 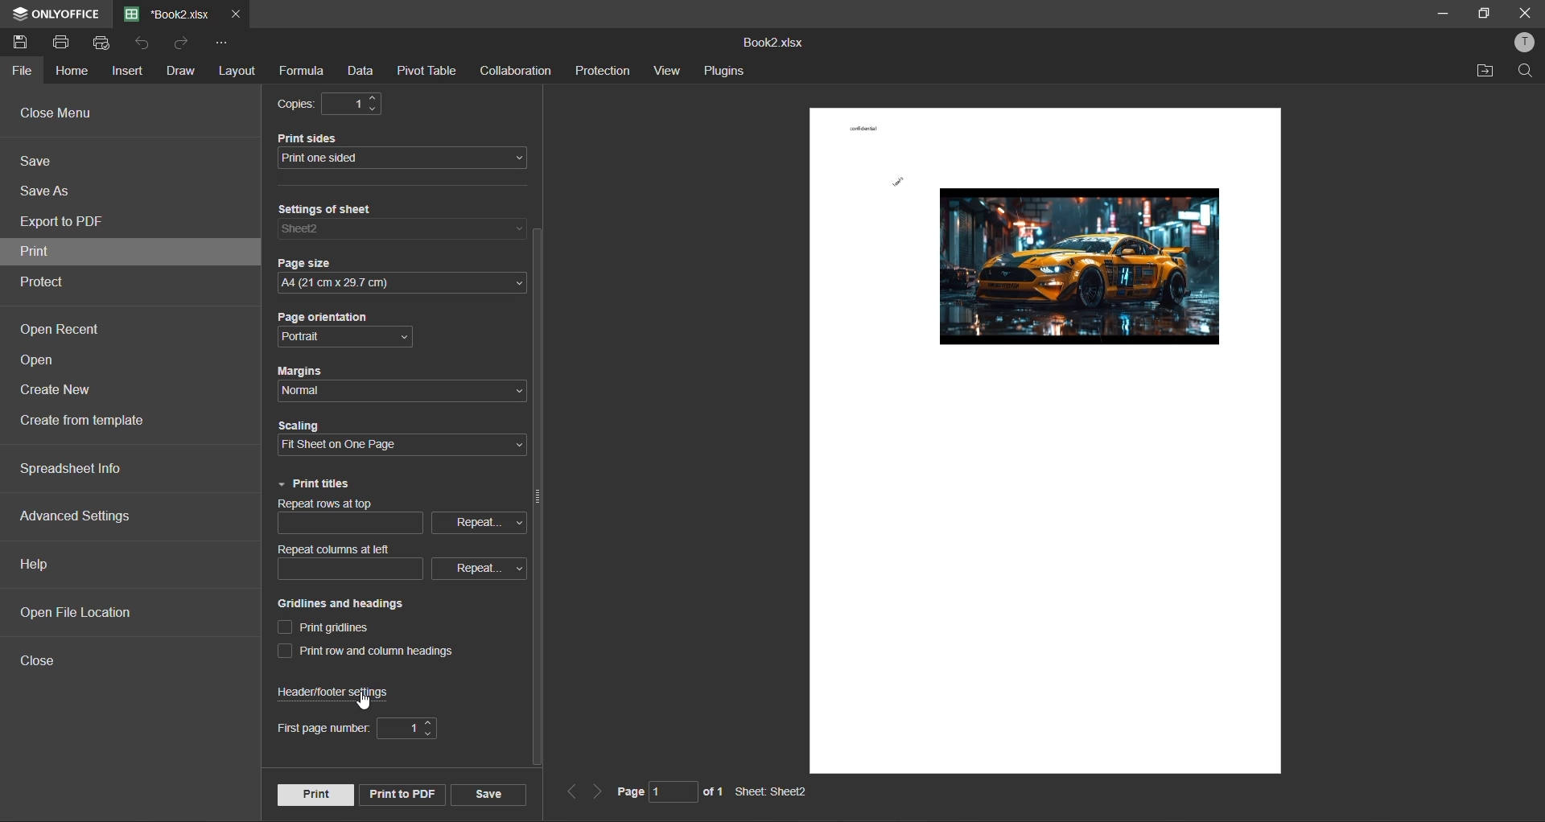 What do you see at coordinates (771, 43) in the screenshot?
I see `Book2.xlsx` at bounding box center [771, 43].